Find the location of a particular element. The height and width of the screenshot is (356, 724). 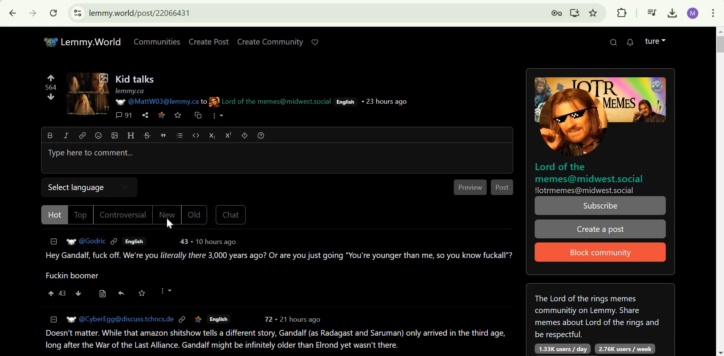

Media controls is located at coordinates (652, 12).